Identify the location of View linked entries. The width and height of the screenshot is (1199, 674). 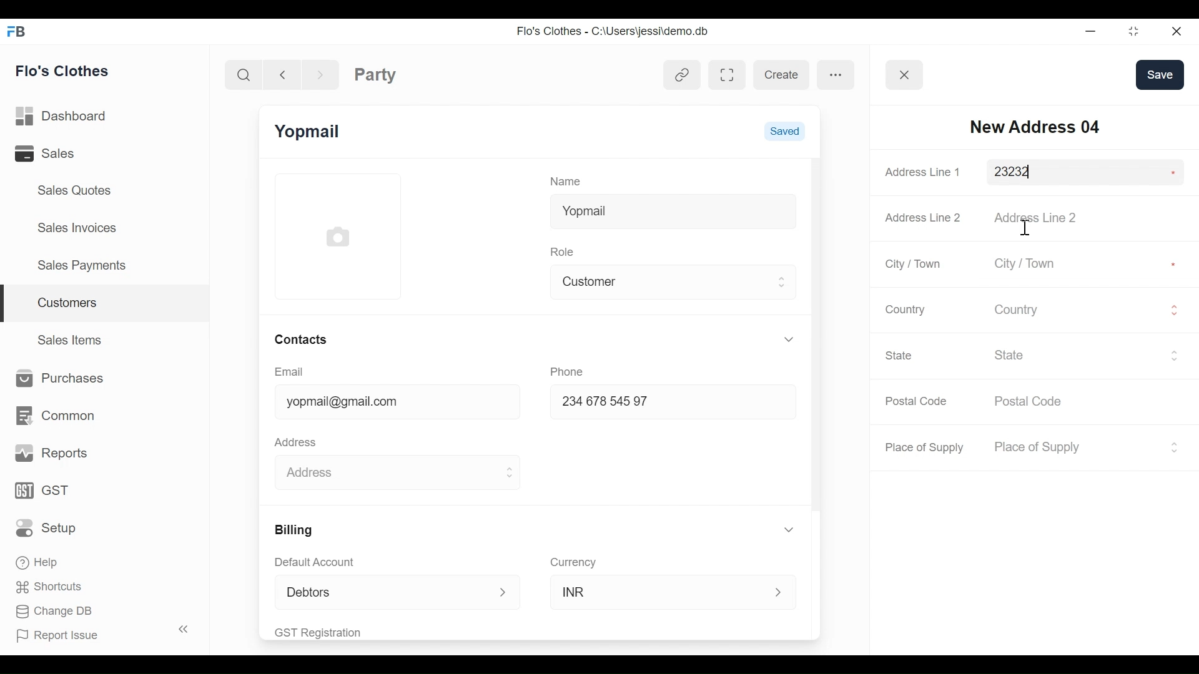
(682, 77).